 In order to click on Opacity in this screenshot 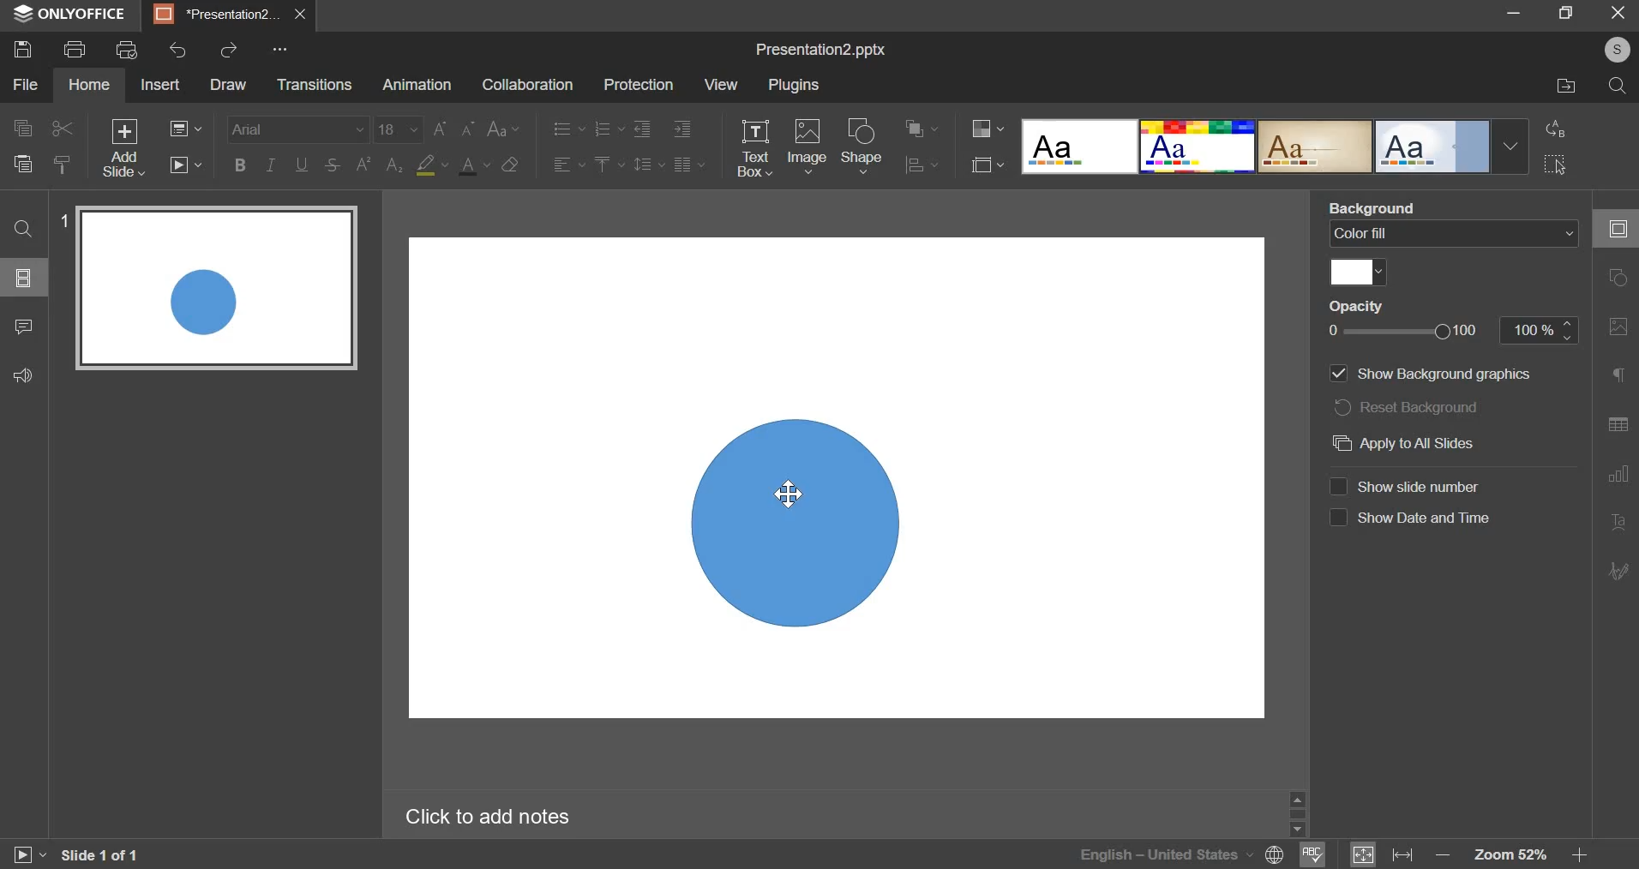, I will do `click(1352, 305)`.